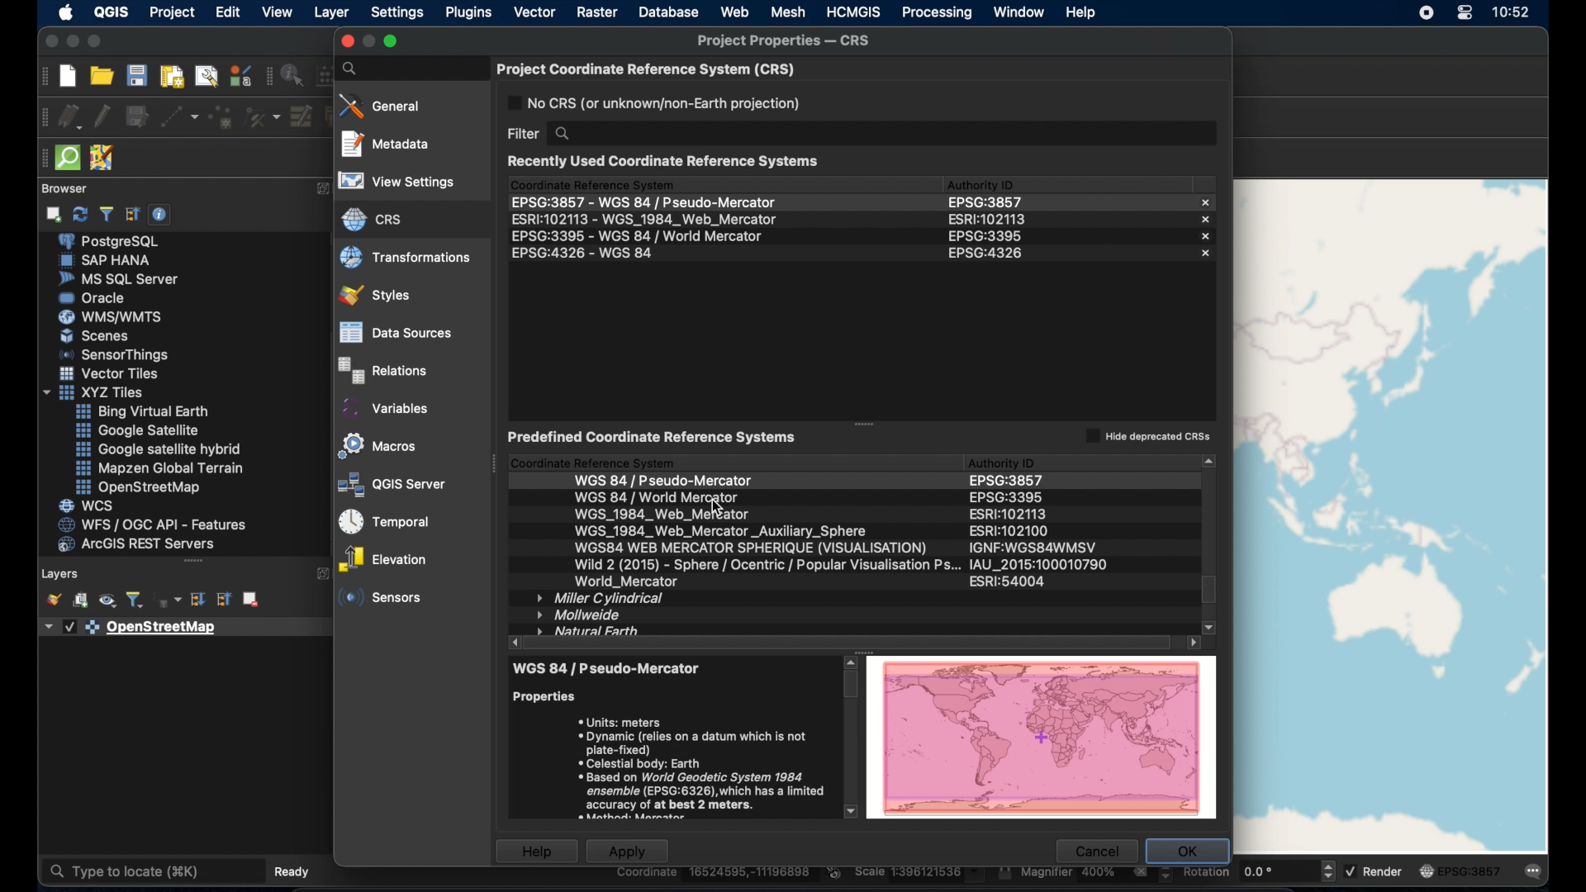 The height and width of the screenshot is (892, 1586). Describe the element at coordinates (192, 562) in the screenshot. I see `drag handle` at that location.